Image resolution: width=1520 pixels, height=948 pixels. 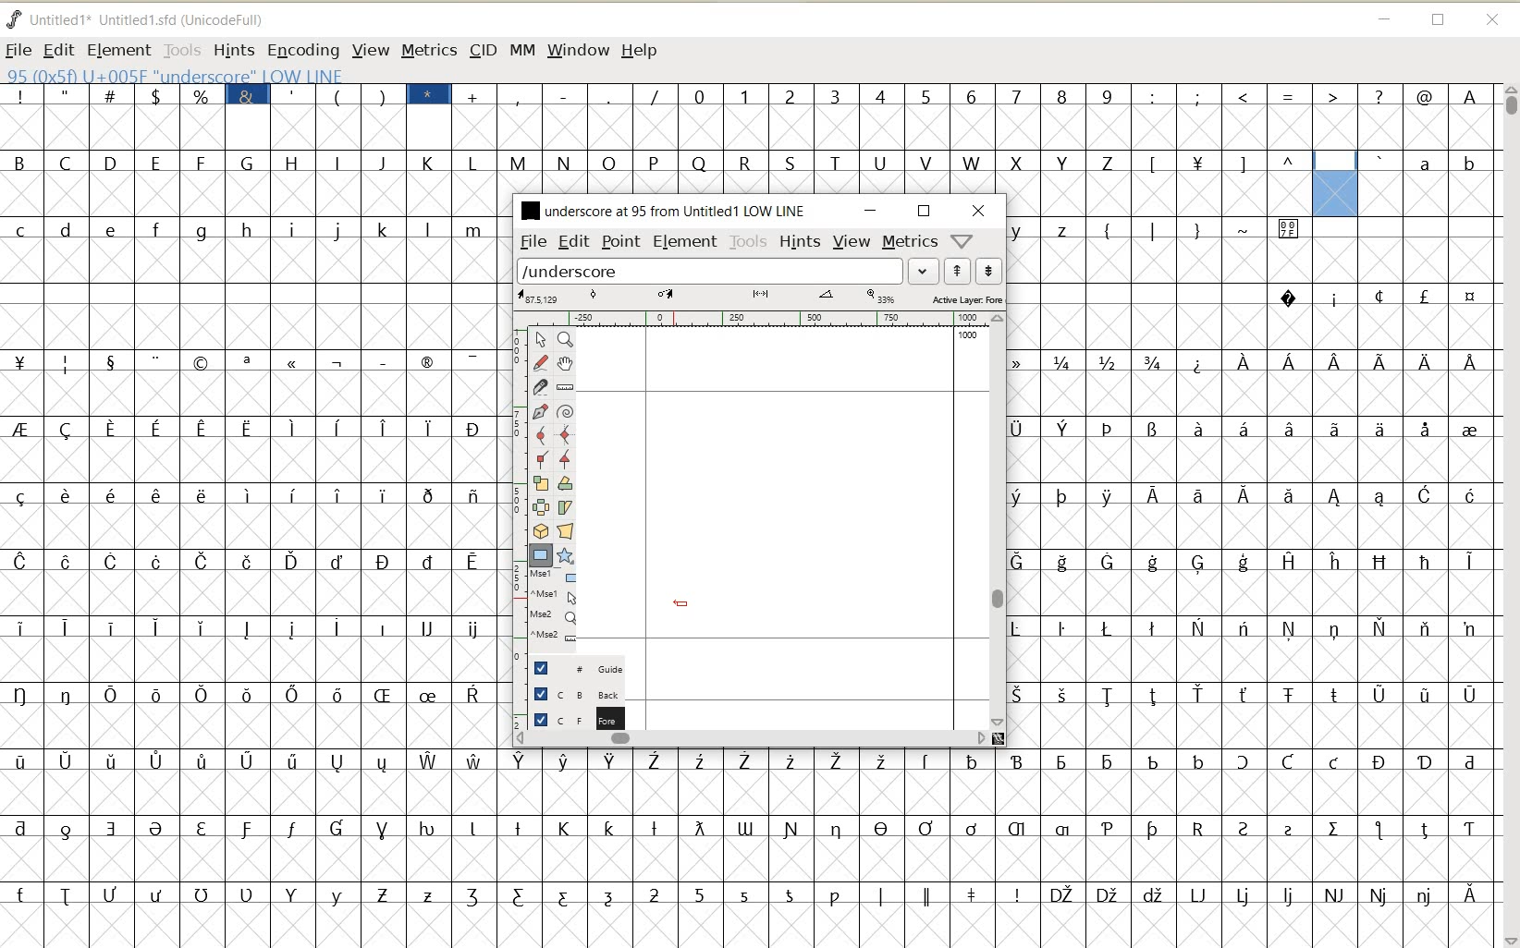 I want to click on HINTS, so click(x=800, y=241).